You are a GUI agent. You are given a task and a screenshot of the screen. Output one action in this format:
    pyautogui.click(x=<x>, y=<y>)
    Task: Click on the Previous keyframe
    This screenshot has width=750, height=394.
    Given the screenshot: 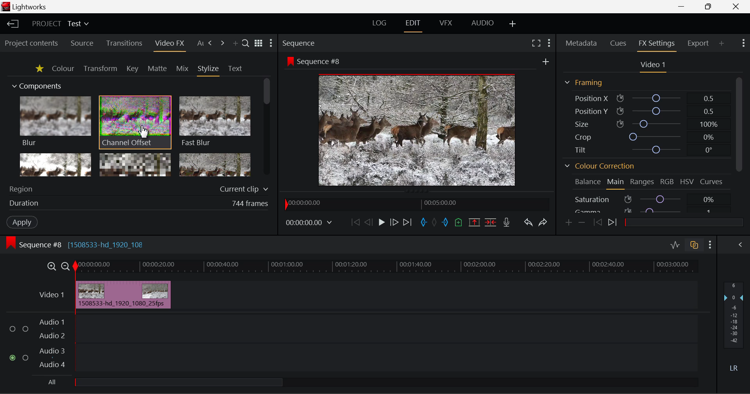 What is the action you would take?
    pyautogui.click(x=598, y=223)
    